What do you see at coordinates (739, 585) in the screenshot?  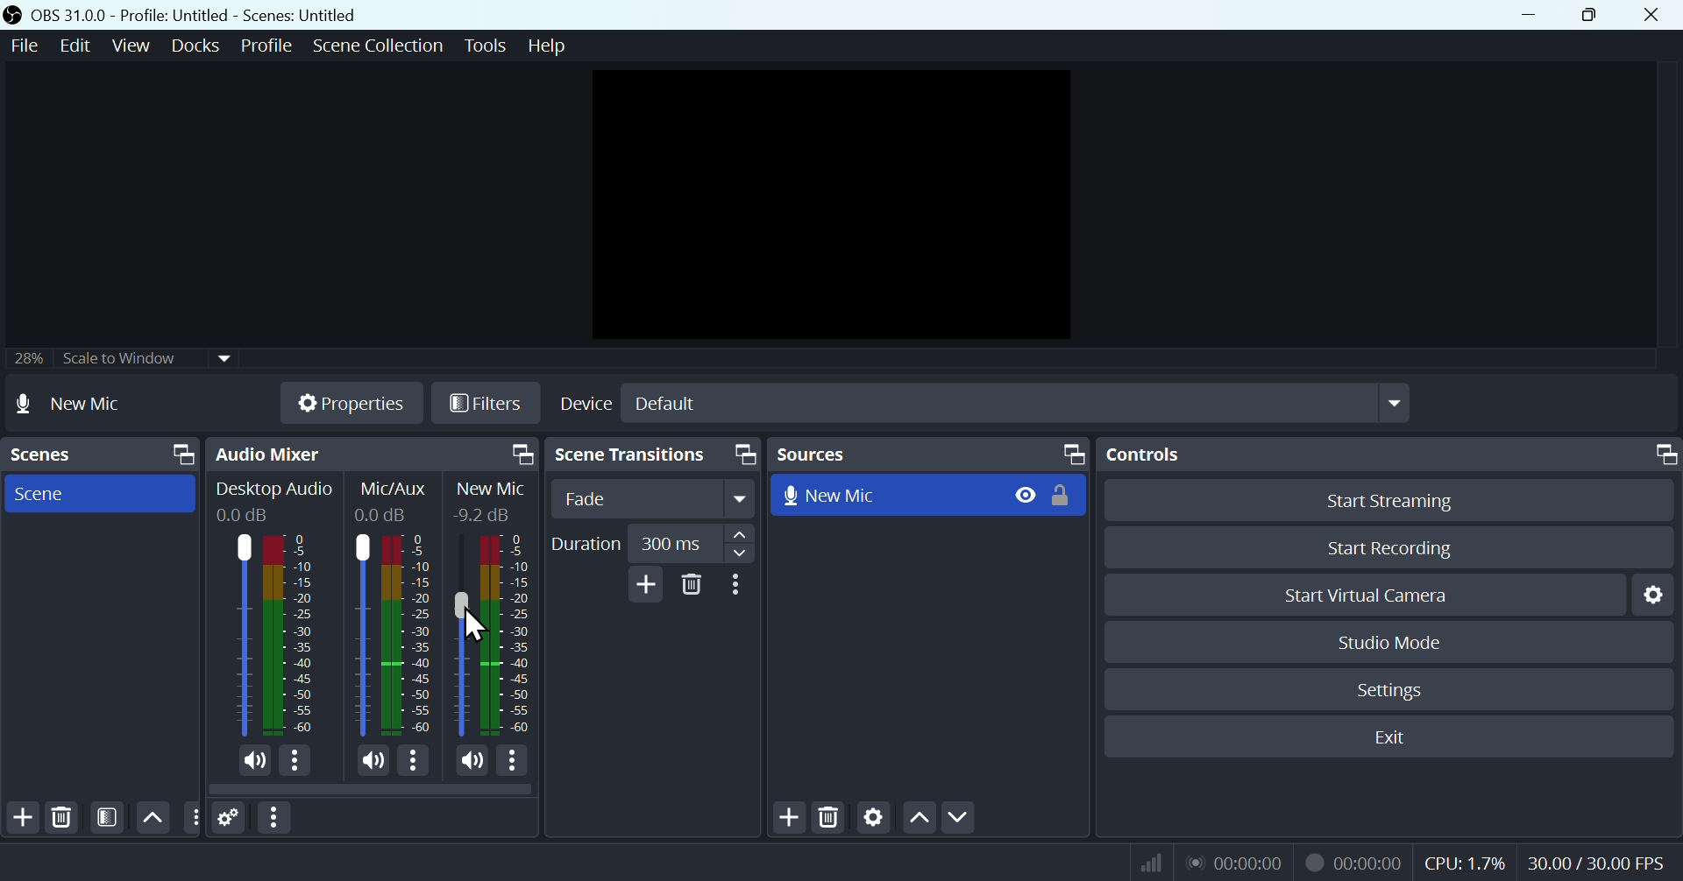 I see `More options` at bounding box center [739, 585].